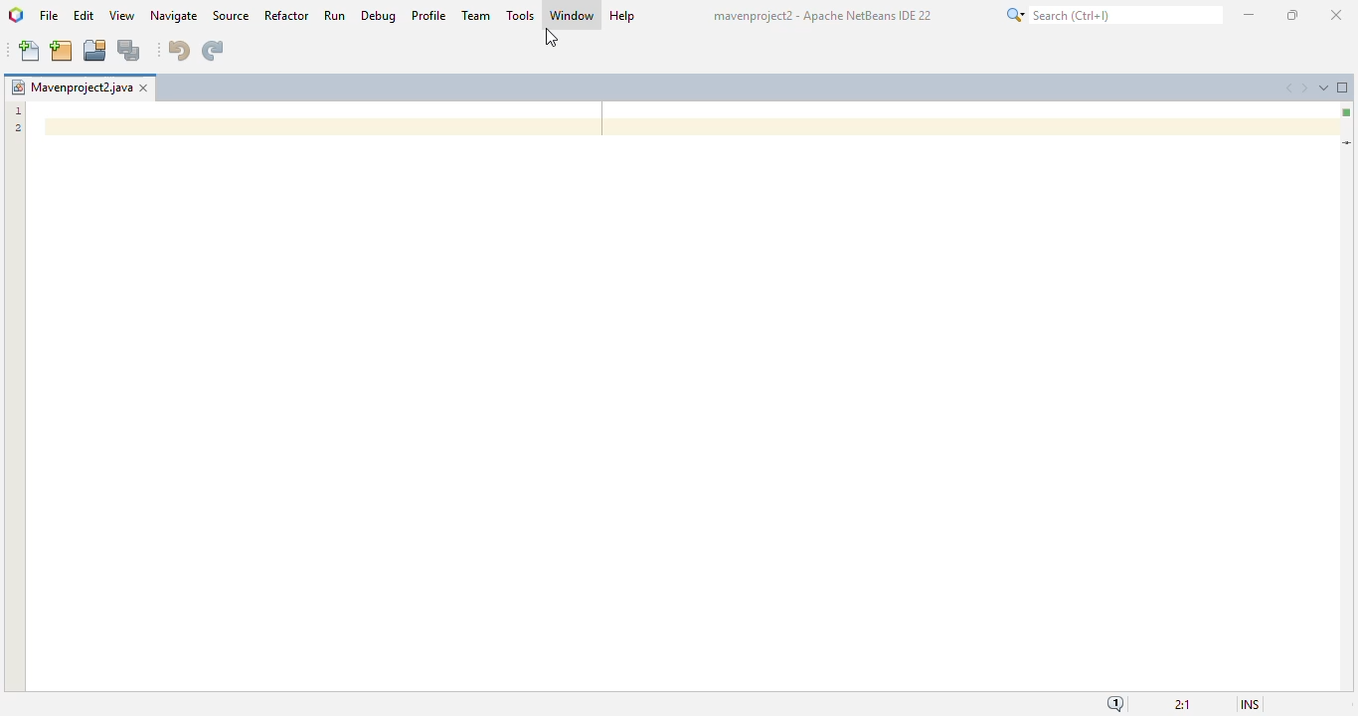  What do you see at coordinates (1250, 15) in the screenshot?
I see `minimize` at bounding box center [1250, 15].